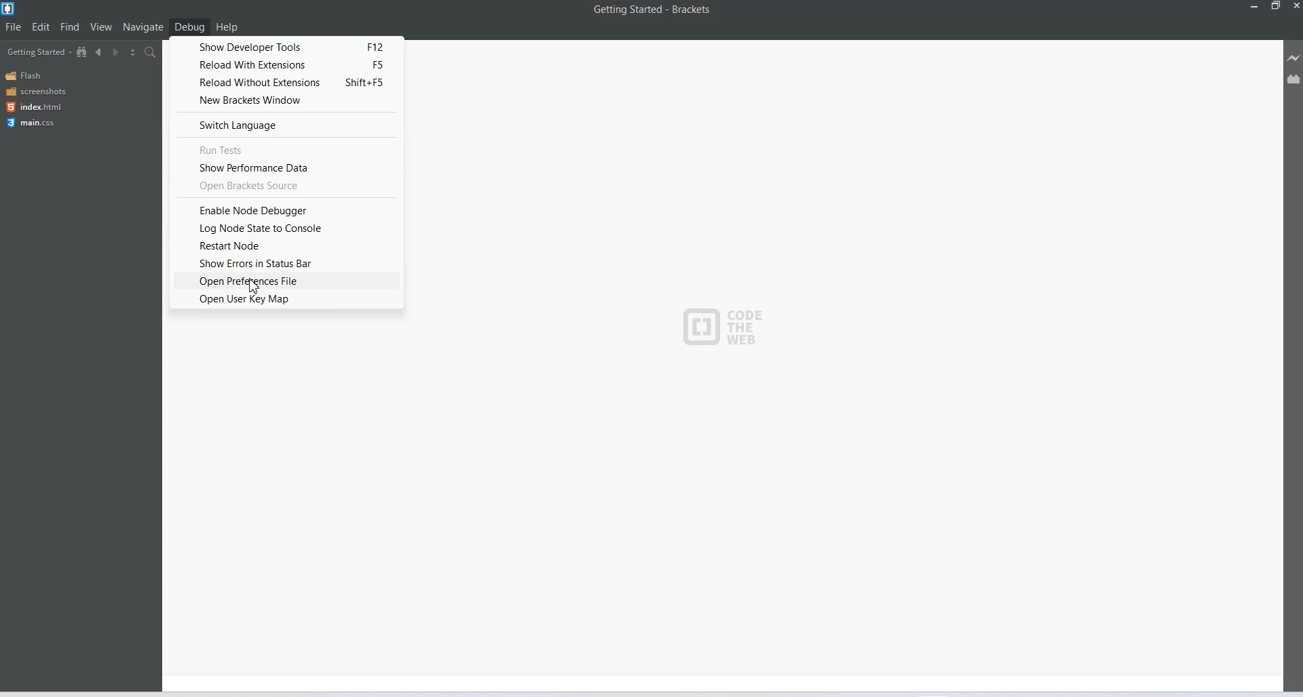 The height and width of the screenshot is (697, 1303). I want to click on CODE THE WEB, so click(723, 325).